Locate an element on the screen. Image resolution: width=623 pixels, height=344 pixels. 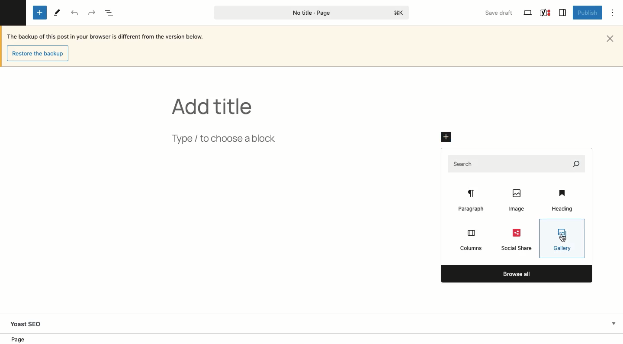
Page is located at coordinates (309, 13).